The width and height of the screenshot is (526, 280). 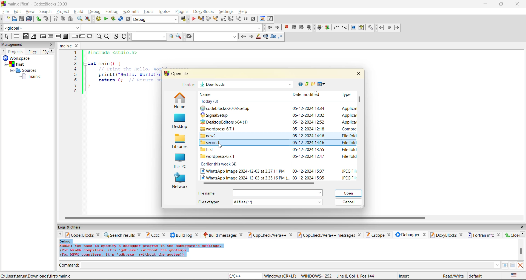 What do you see at coordinates (308, 115) in the screenshot?
I see `date and time` at bounding box center [308, 115].